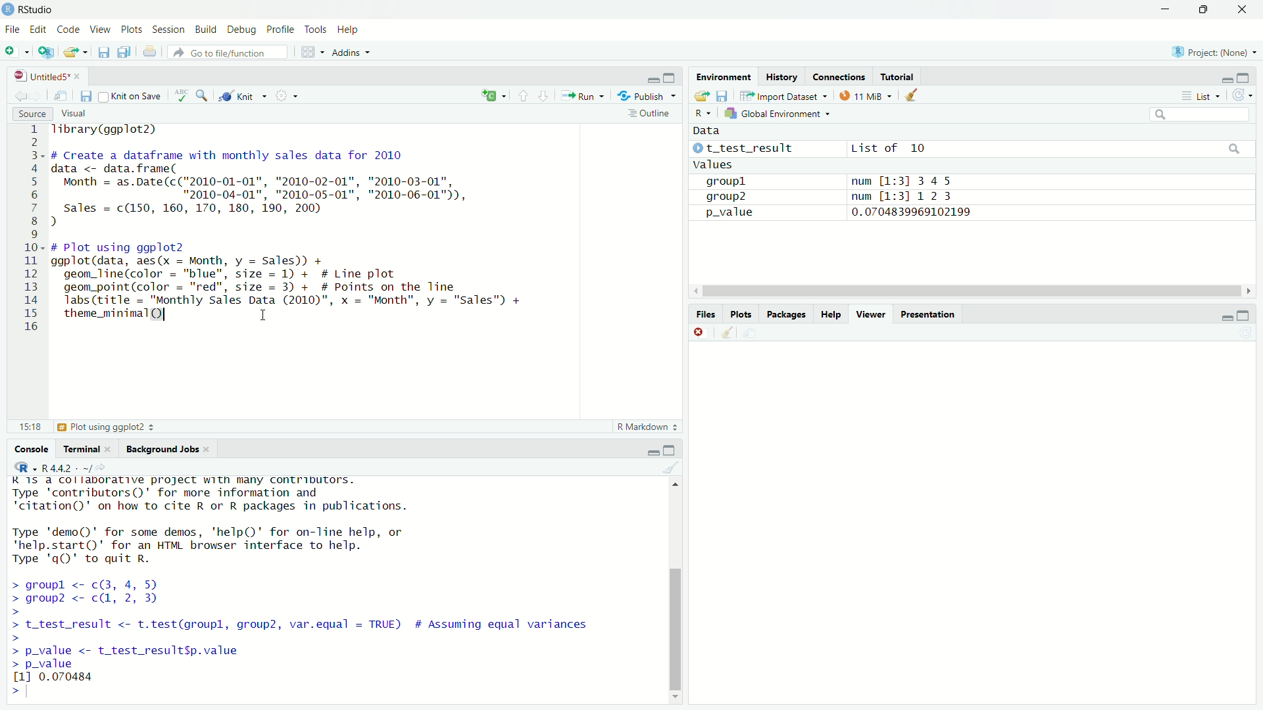  I want to click on save, so click(86, 96).